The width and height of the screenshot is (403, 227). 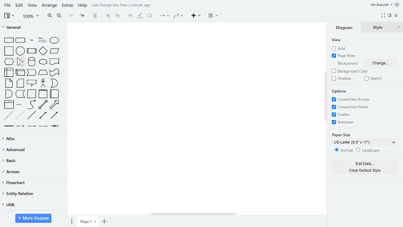 What do you see at coordinates (383, 15) in the screenshot?
I see `full screen` at bounding box center [383, 15].